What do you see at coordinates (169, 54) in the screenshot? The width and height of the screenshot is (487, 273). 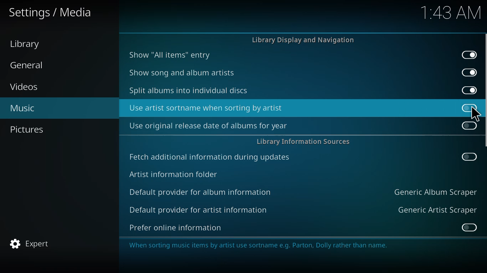 I see `show all items` at bounding box center [169, 54].